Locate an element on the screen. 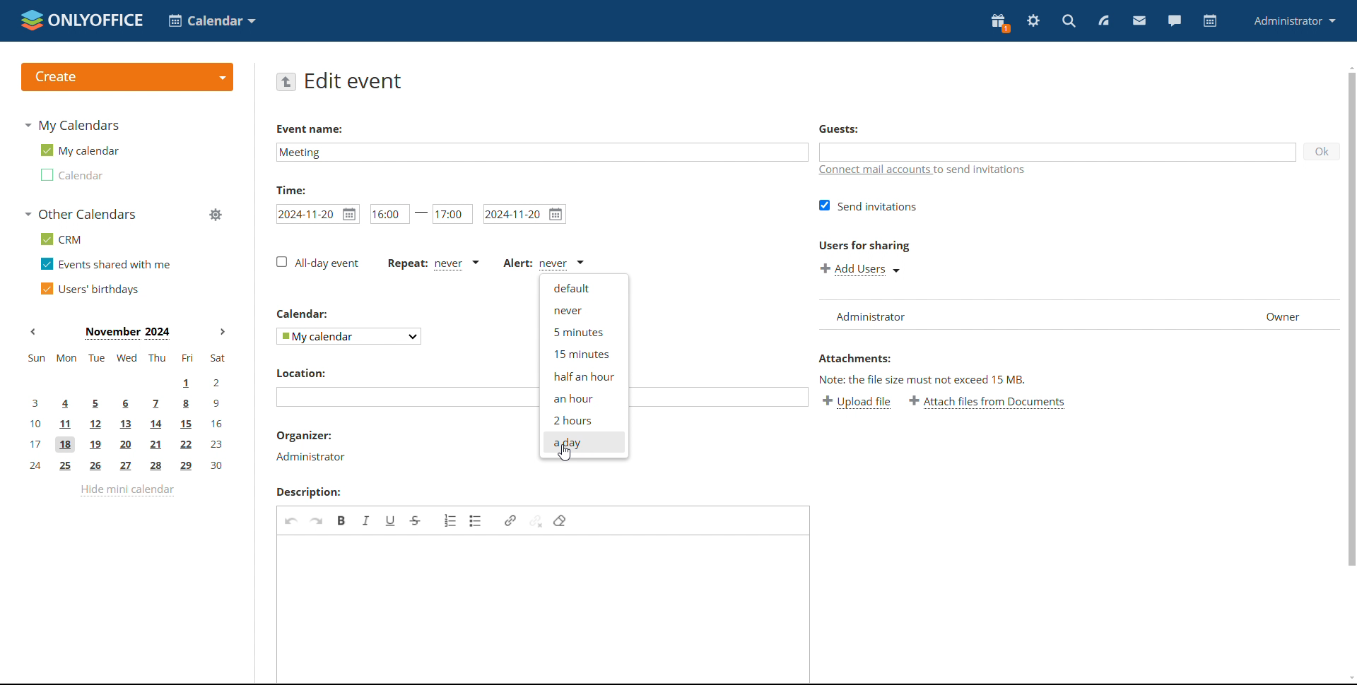 Image resolution: width=1357 pixels, height=685 pixels. manage is located at coordinates (214, 214).